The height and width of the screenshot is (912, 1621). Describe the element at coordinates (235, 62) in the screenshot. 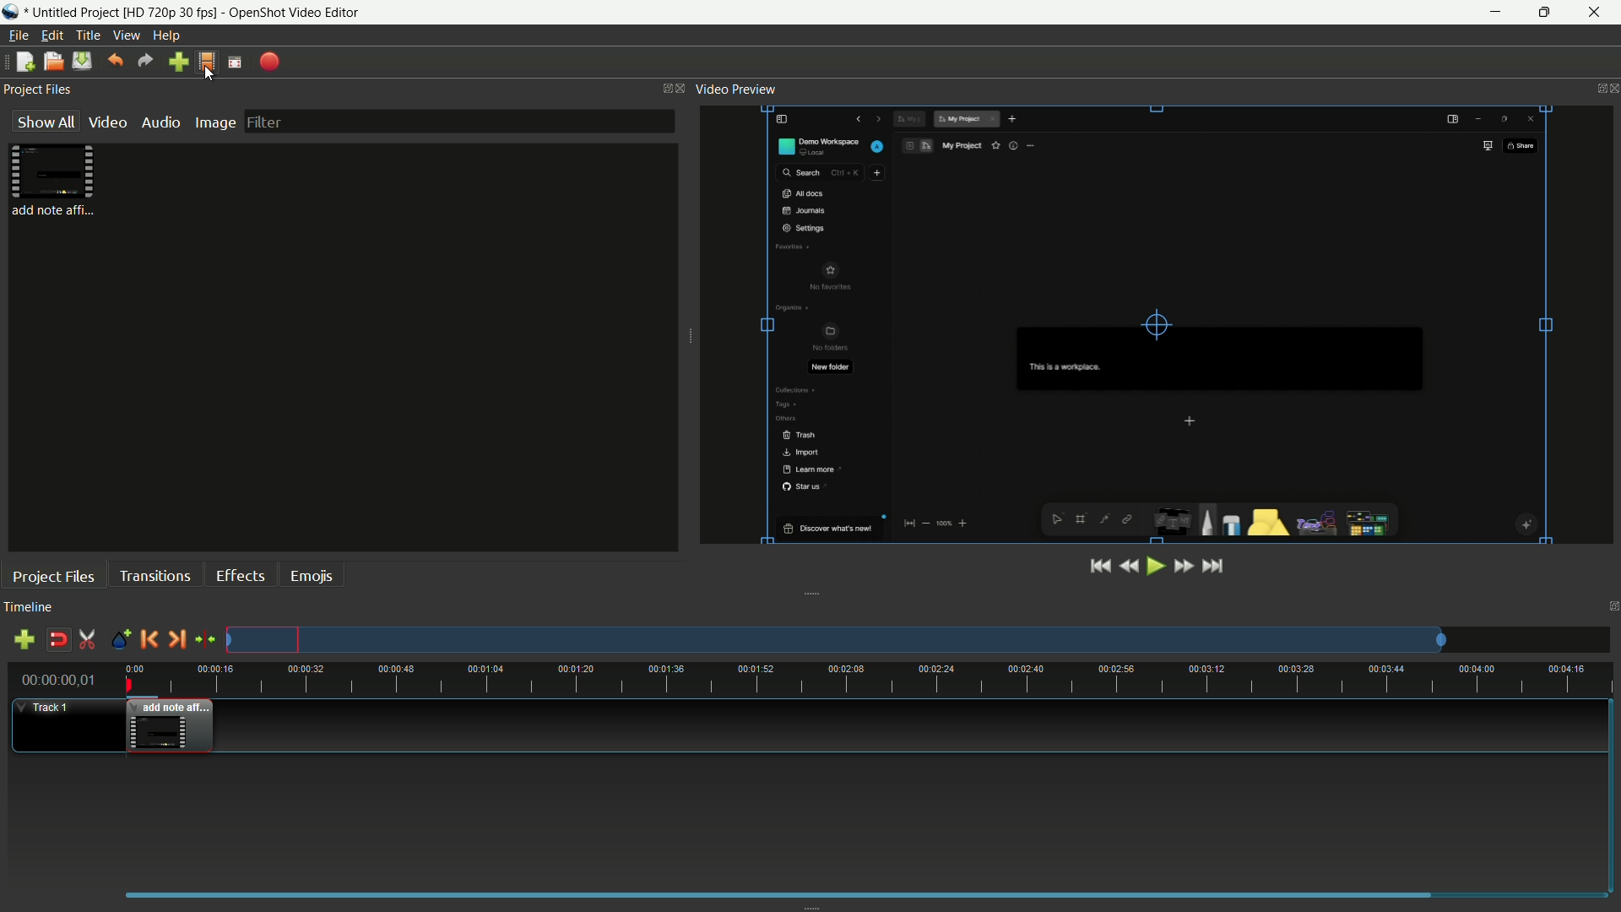

I see `full screen` at that location.